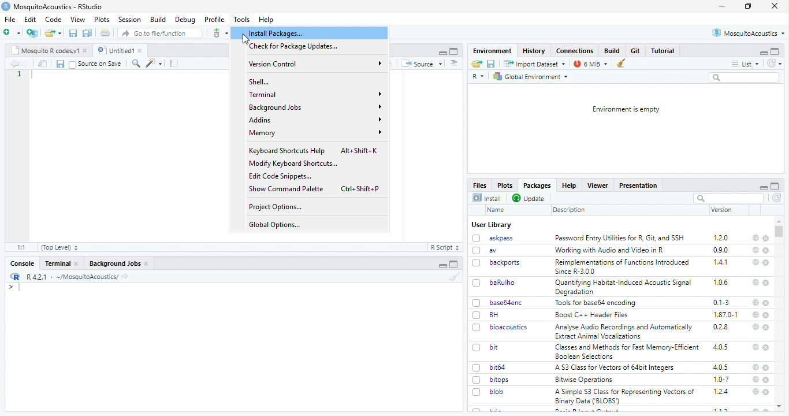 The height and width of the screenshot is (416, 789). I want to click on Alt+Shift+K, so click(360, 150).